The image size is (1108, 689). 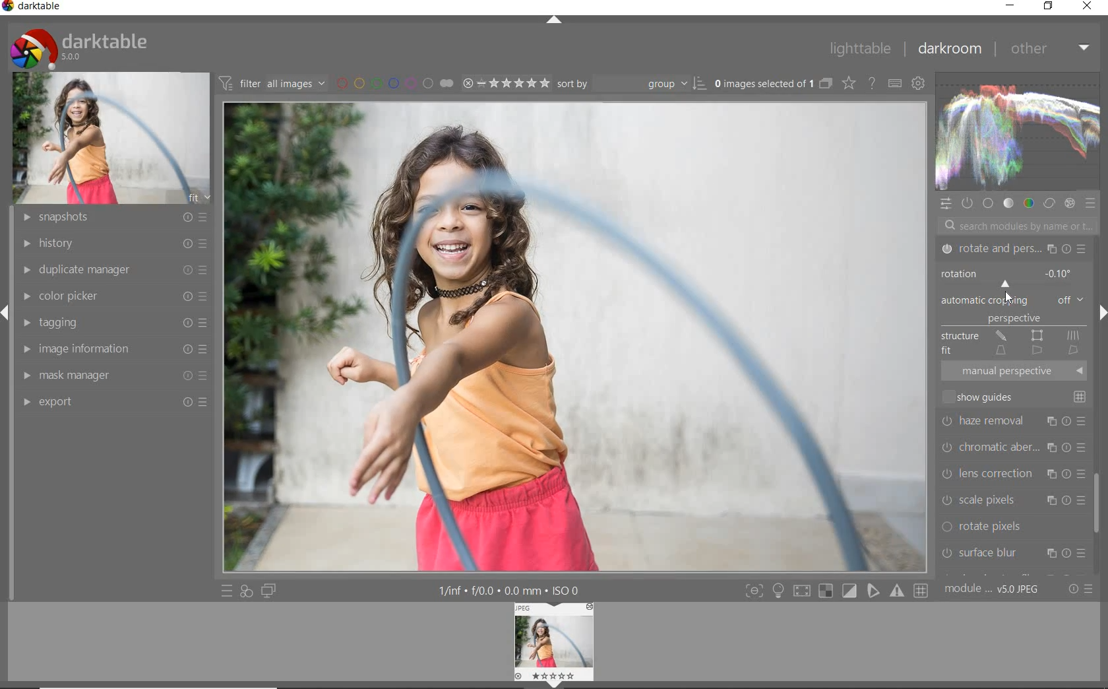 I want to click on lens correction, so click(x=1013, y=472).